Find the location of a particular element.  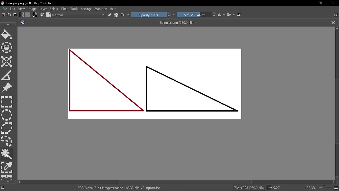

Opacity is located at coordinates (148, 15).